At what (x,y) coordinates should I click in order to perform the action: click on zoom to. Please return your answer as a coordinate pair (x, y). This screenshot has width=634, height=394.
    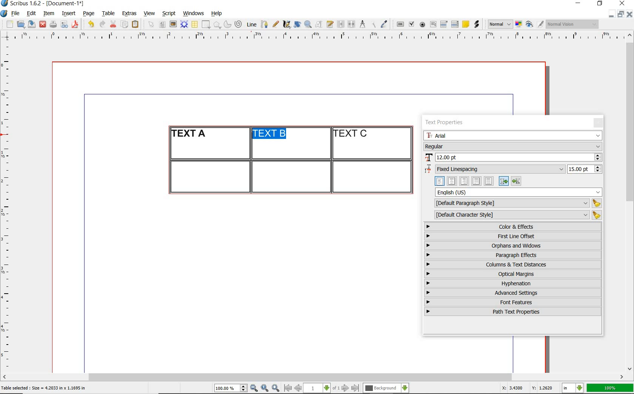
    Looking at the image, I should click on (265, 388).